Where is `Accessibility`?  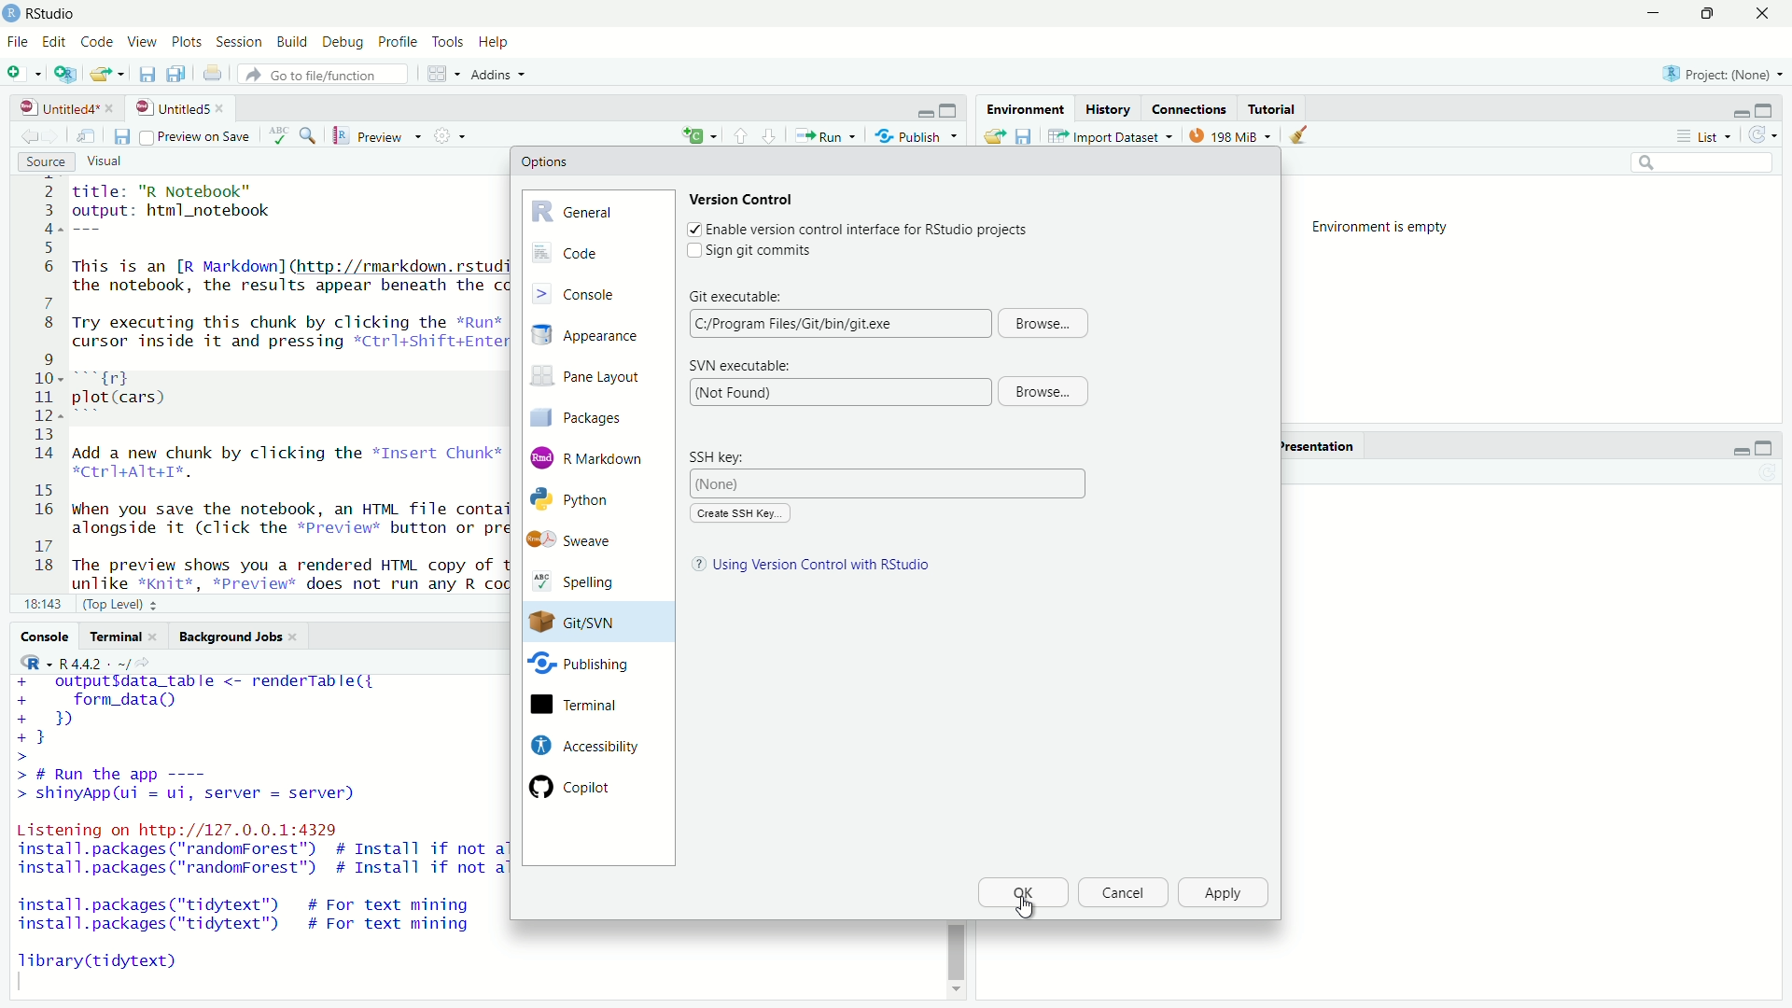 Accessibility is located at coordinates (582, 745).